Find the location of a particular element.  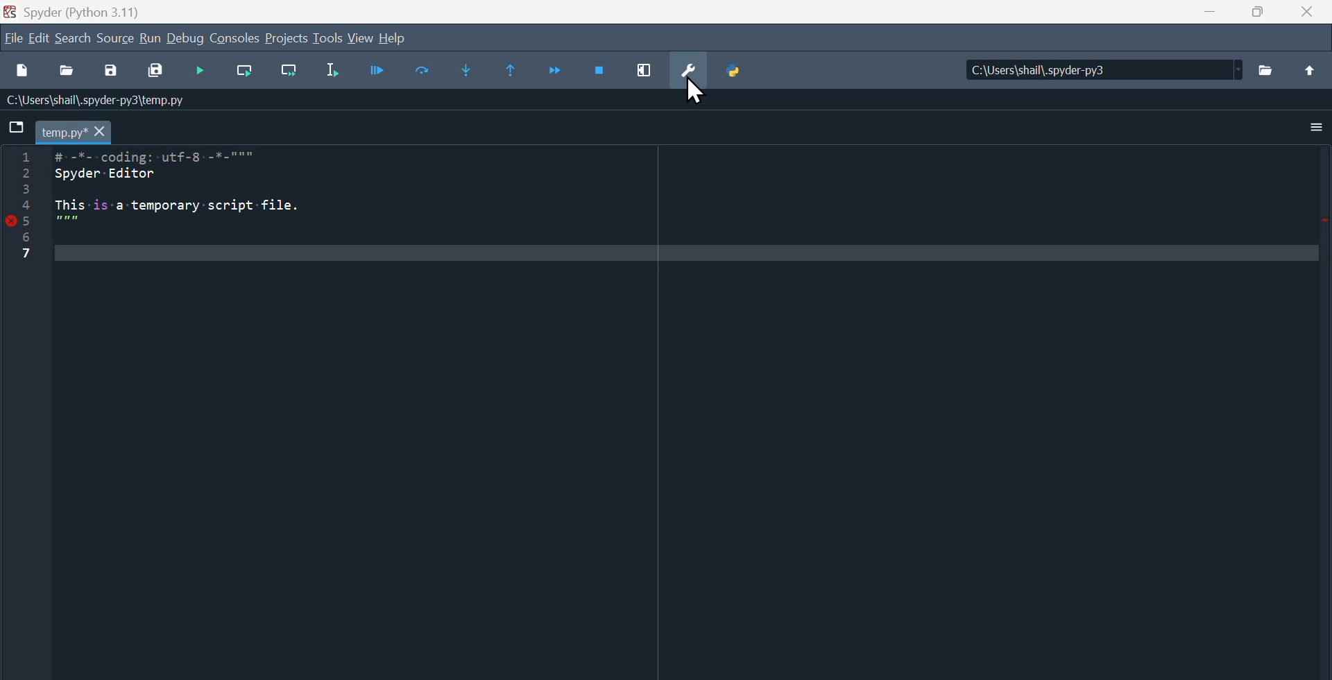

File is located at coordinates (12, 37).